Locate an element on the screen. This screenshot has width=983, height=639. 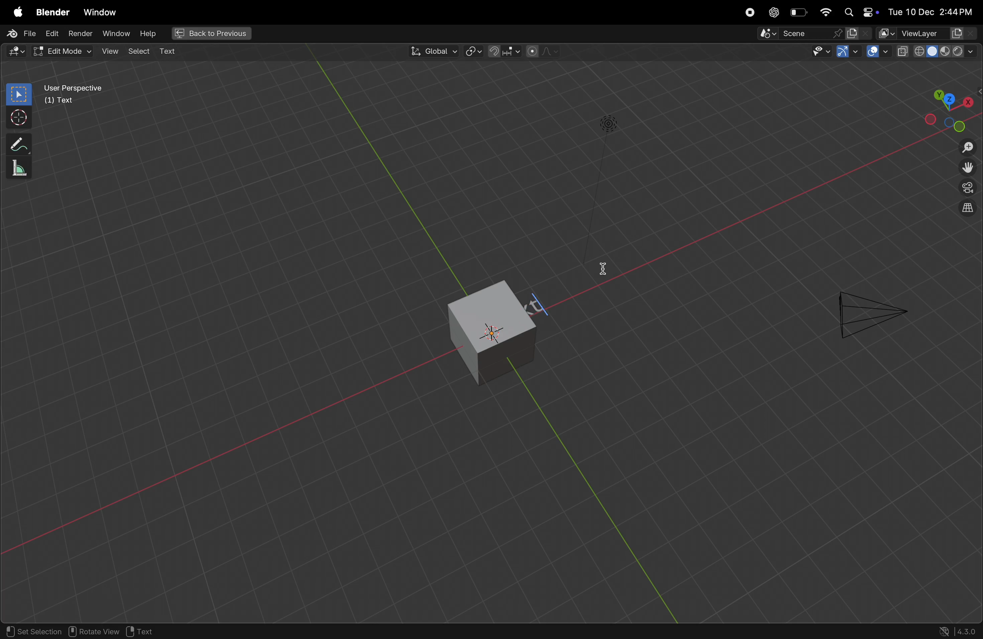
object mode is located at coordinates (68, 52).